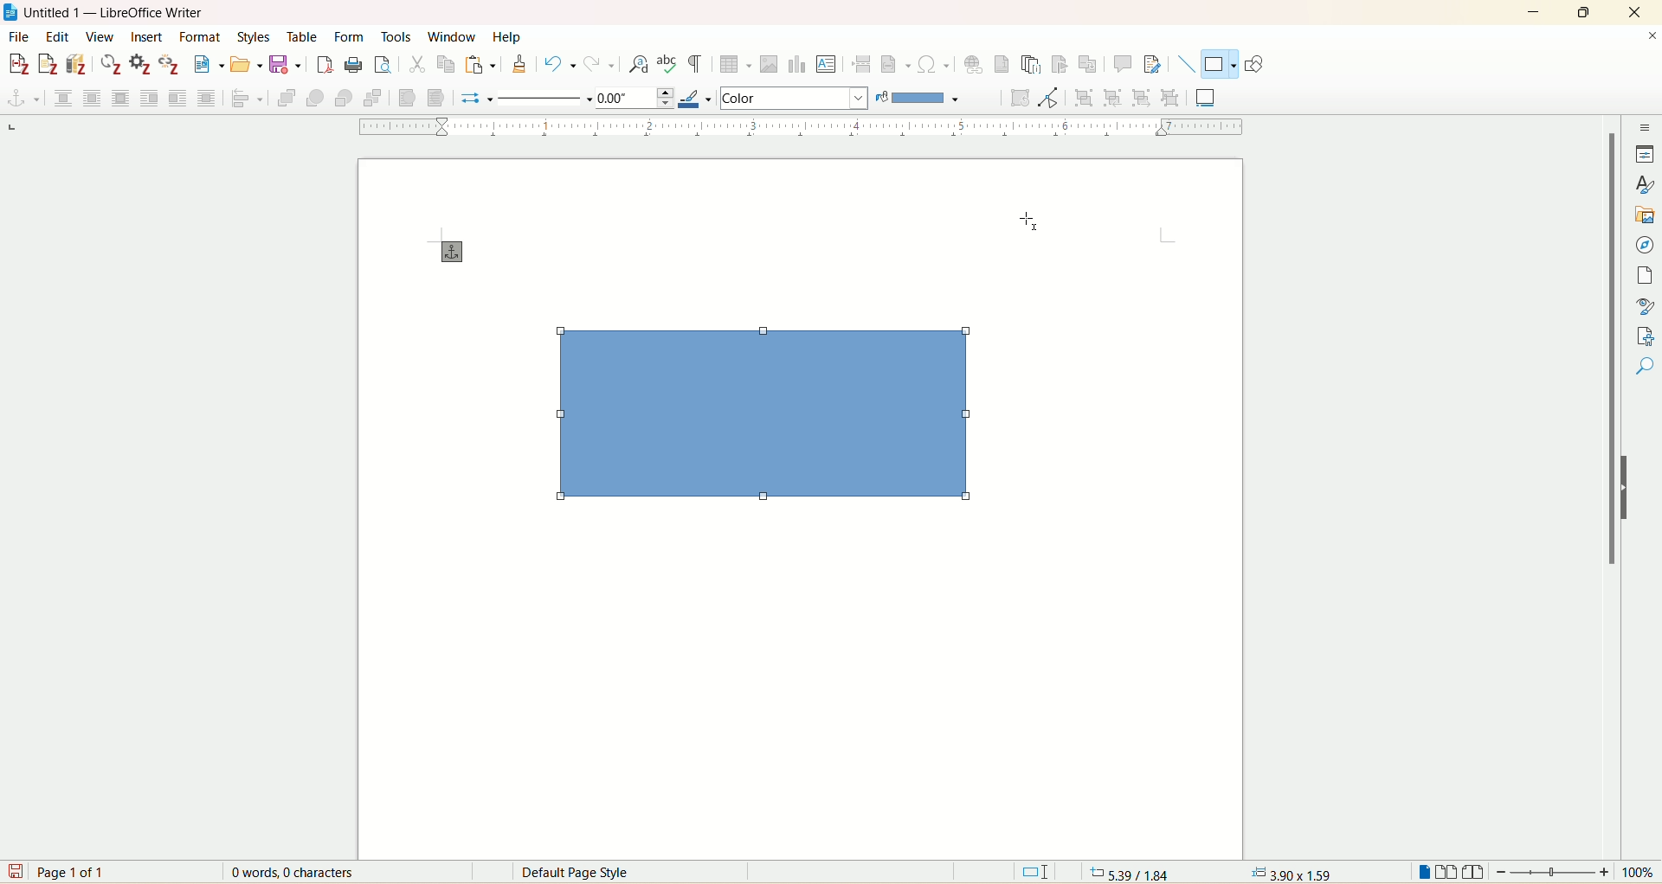  What do you see at coordinates (1217, 65) in the screenshot?
I see `basic shapes` at bounding box center [1217, 65].